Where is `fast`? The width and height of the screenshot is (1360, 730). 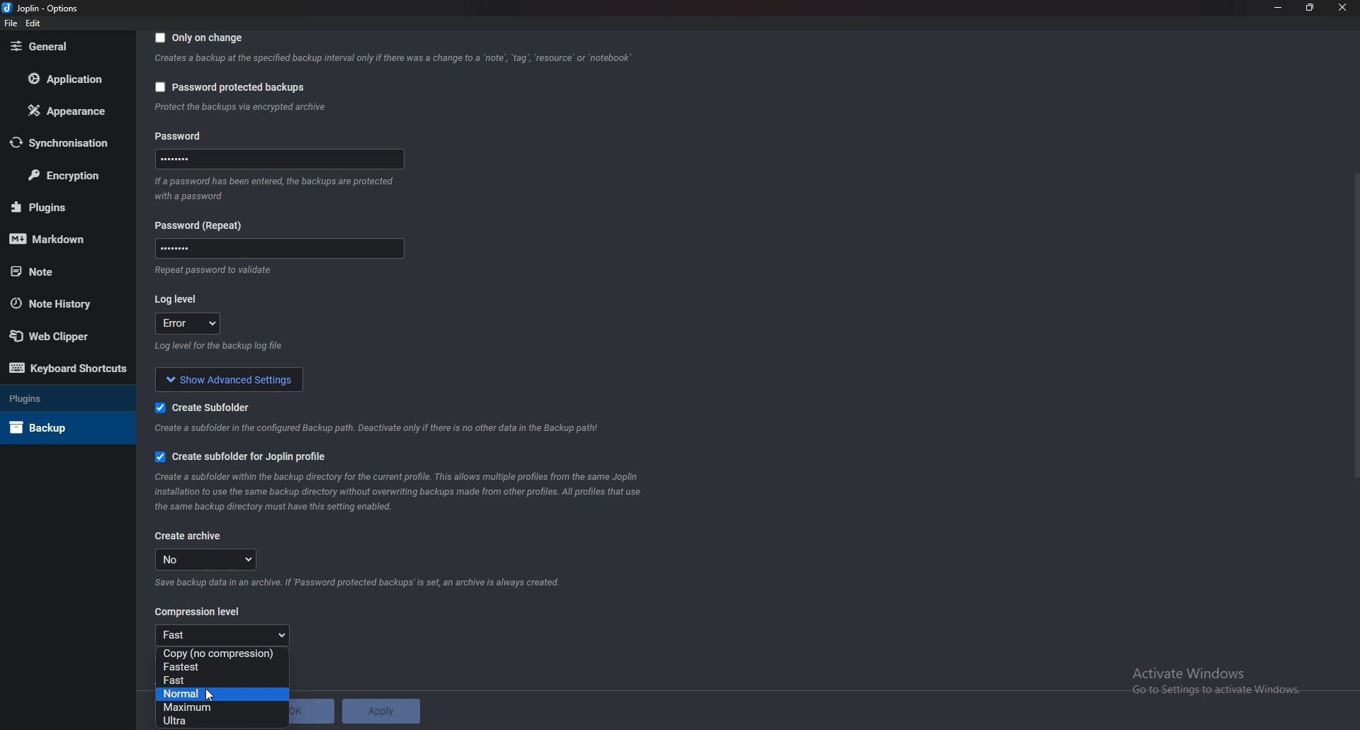 fast is located at coordinates (217, 680).